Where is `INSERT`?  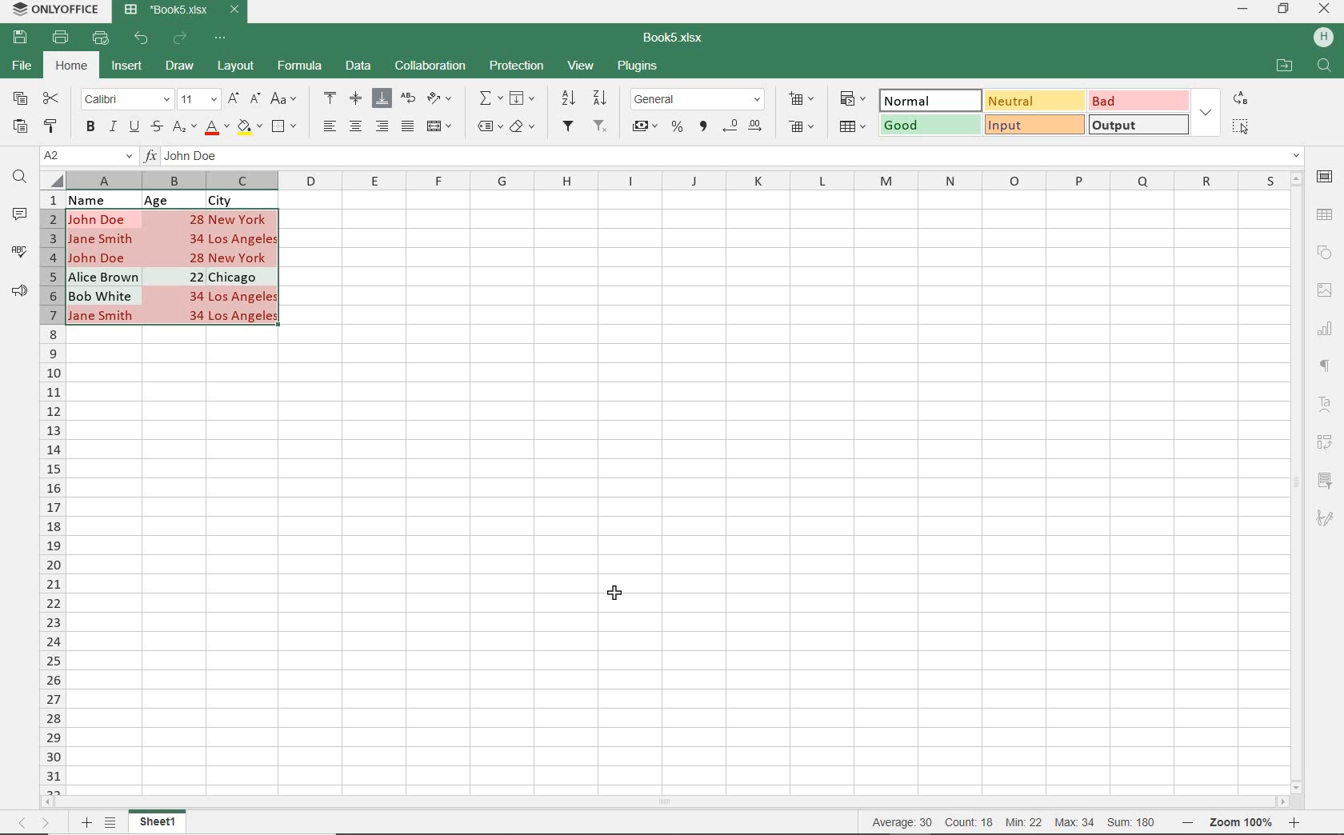
INSERT is located at coordinates (127, 68).